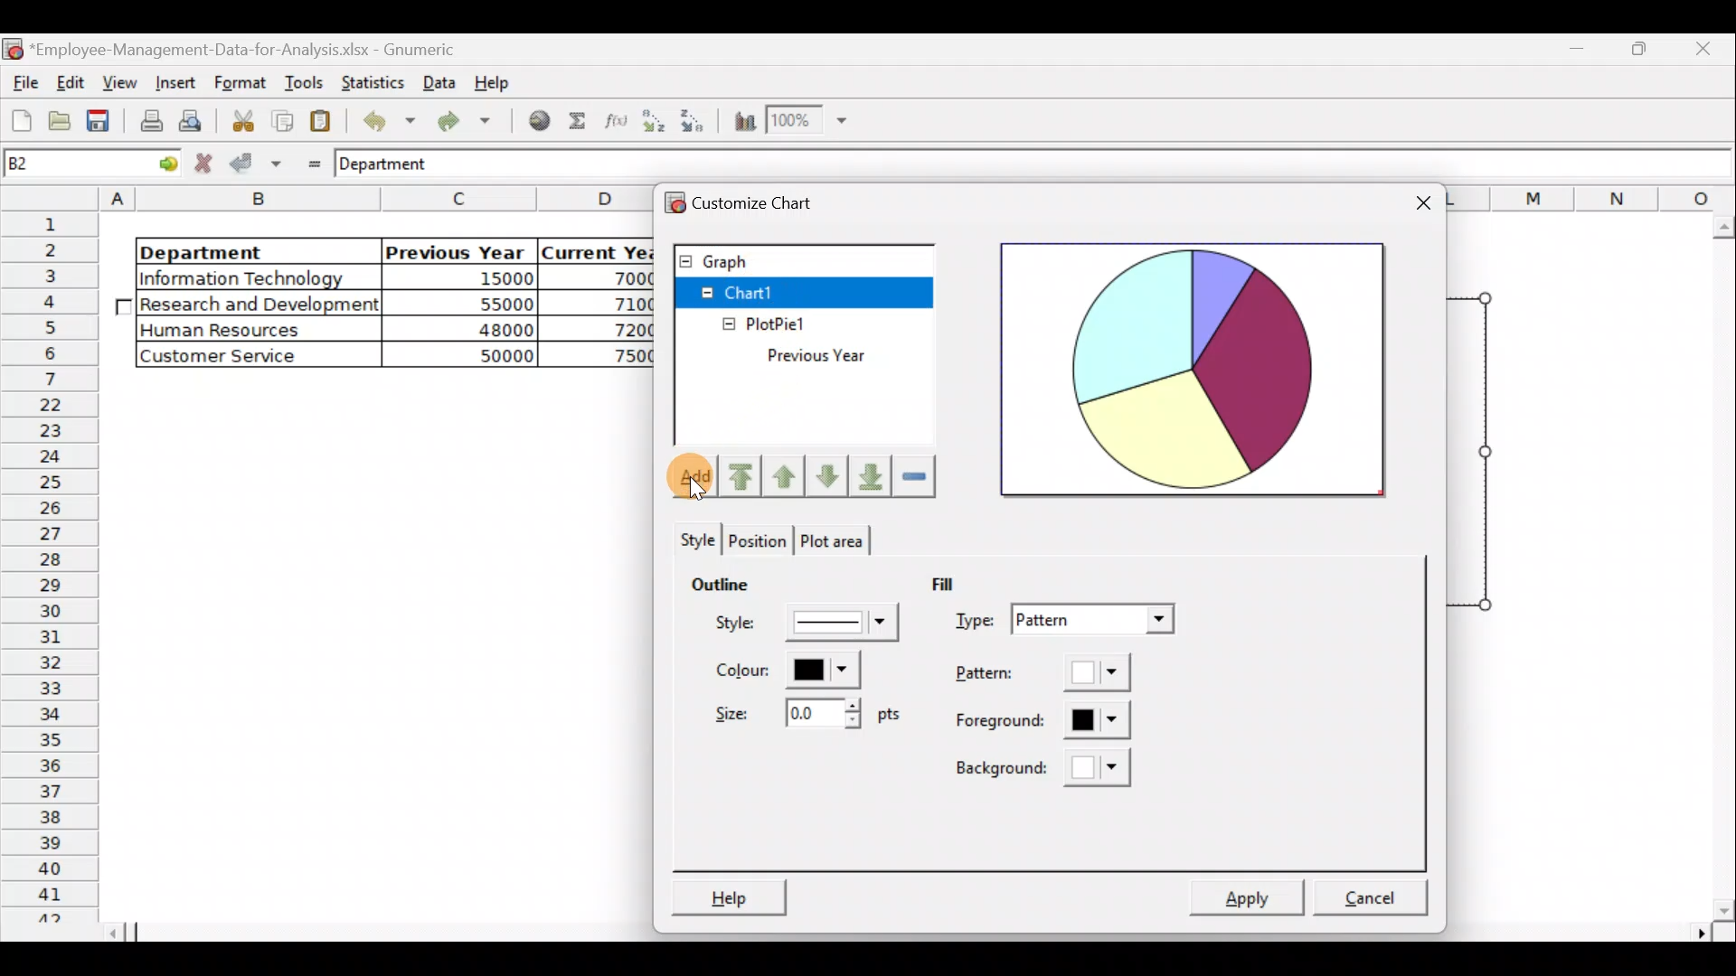 The width and height of the screenshot is (1736, 976). What do you see at coordinates (476, 331) in the screenshot?
I see `48000` at bounding box center [476, 331].